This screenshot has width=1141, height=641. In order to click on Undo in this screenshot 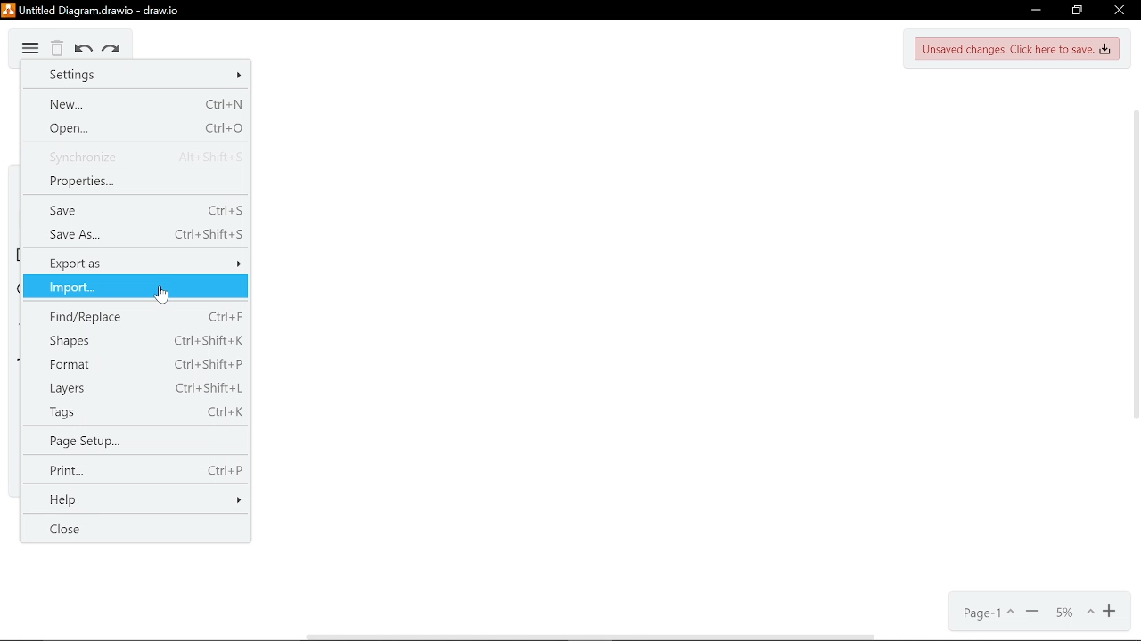, I will do `click(86, 48)`.